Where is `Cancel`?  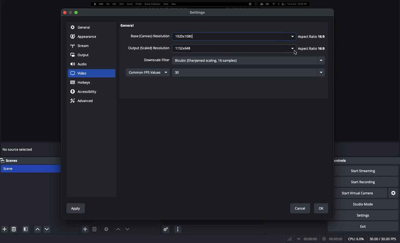 Cancel is located at coordinates (300, 207).